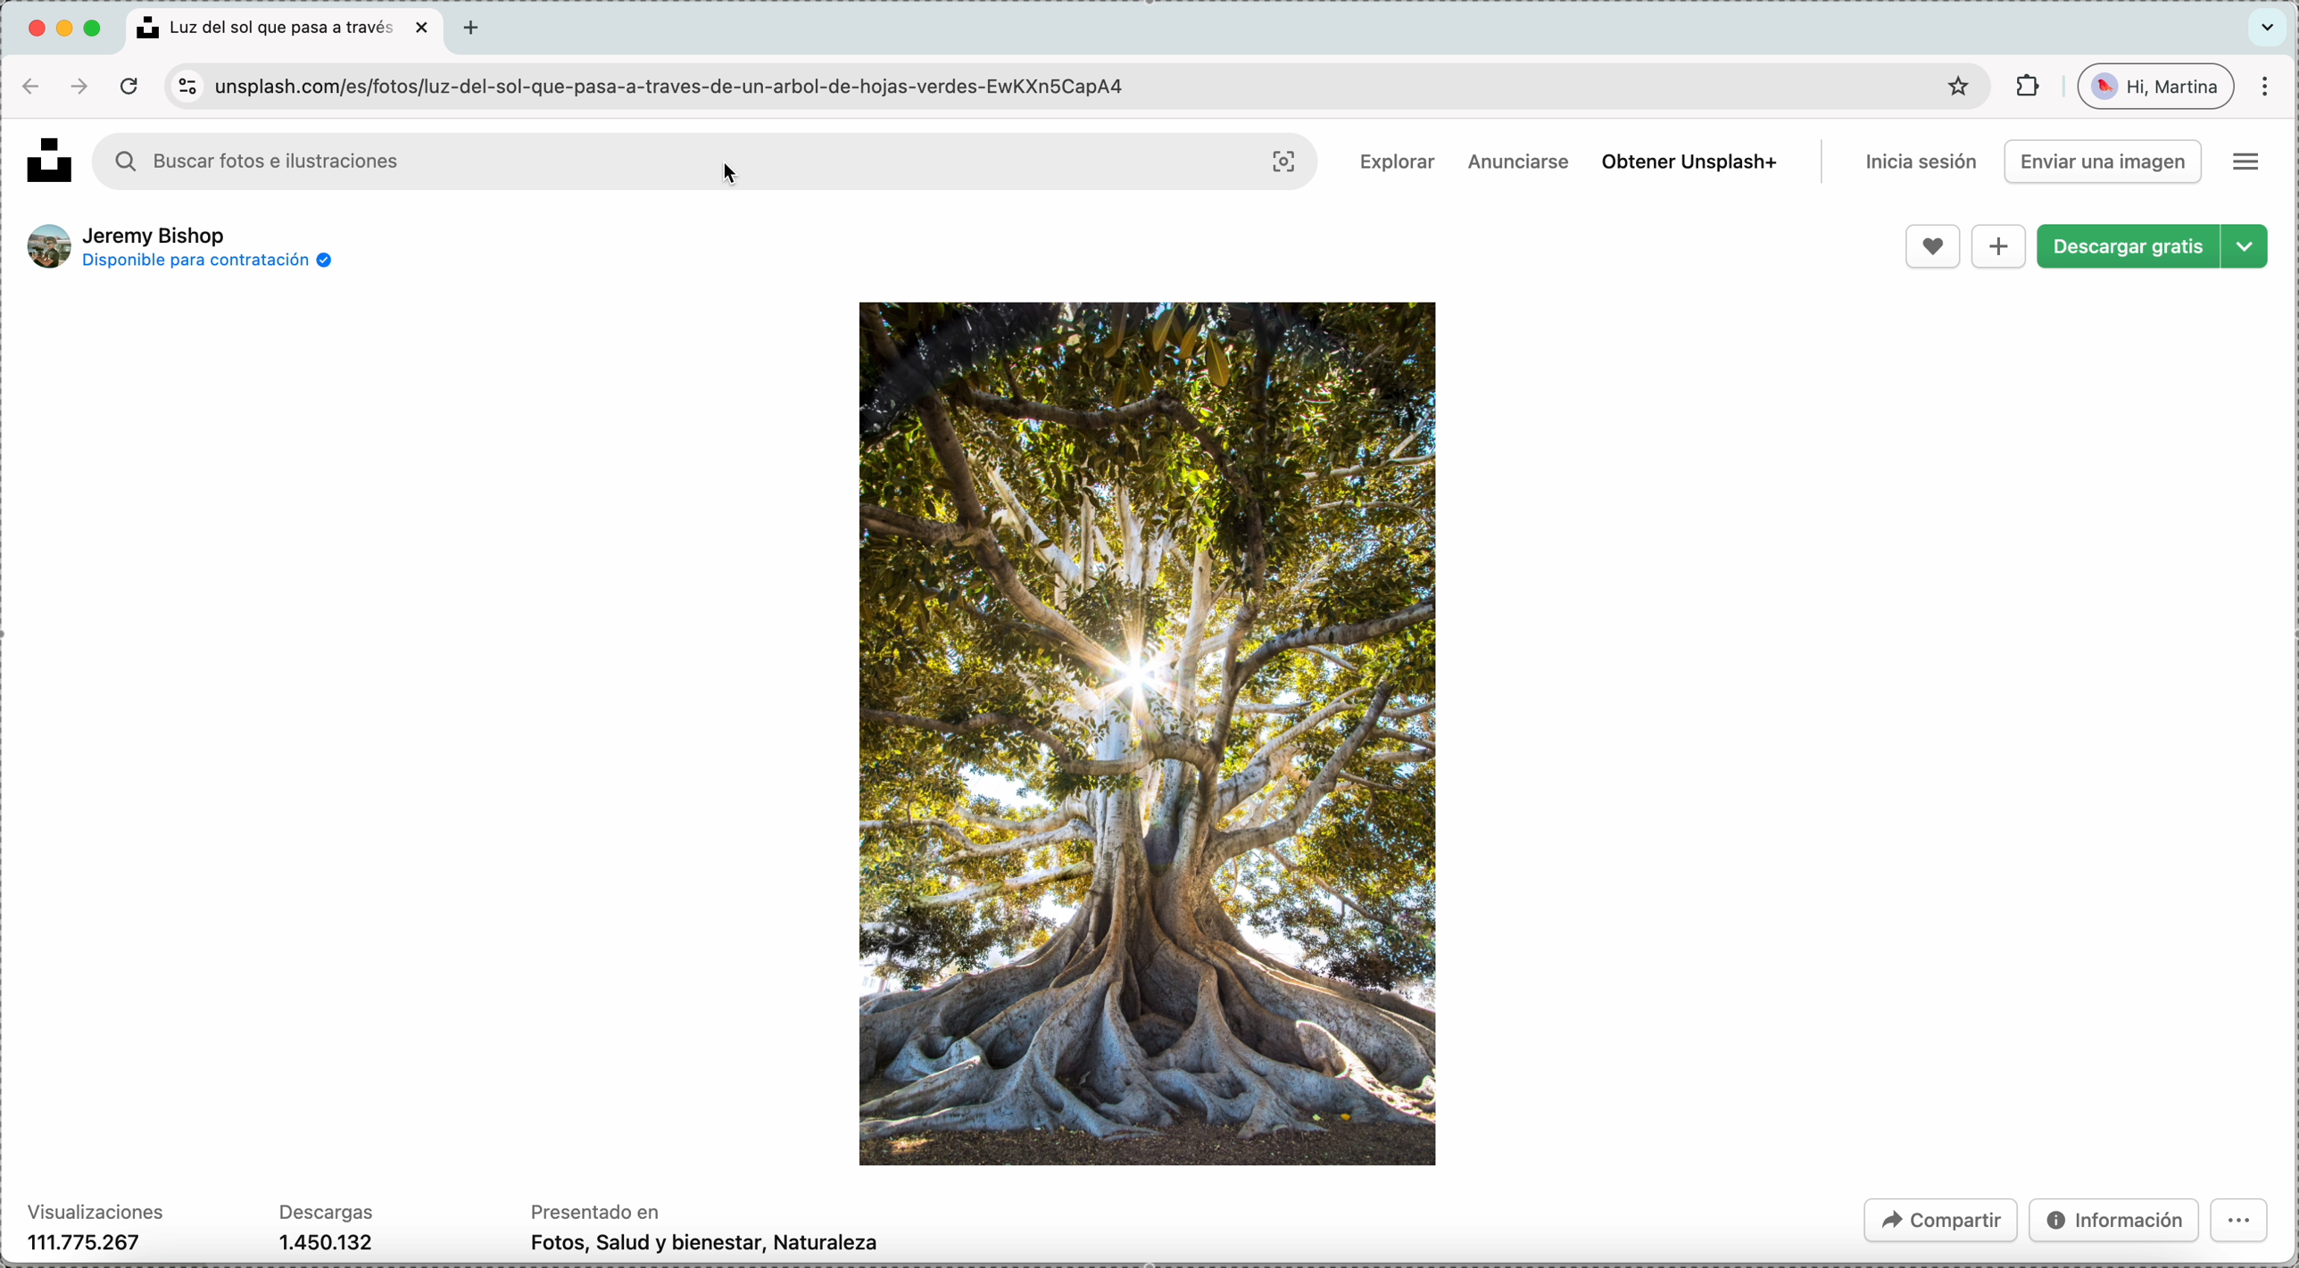  What do you see at coordinates (2151, 246) in the screenshot?
I see `download button` at bounding box center [2151, 246].